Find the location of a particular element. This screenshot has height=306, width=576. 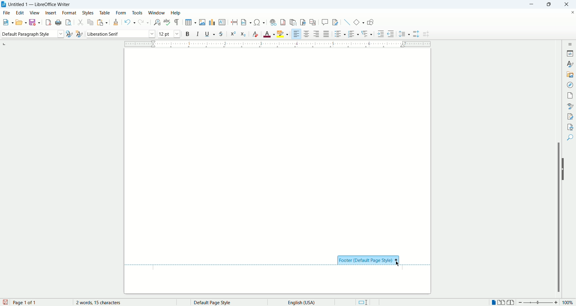

export as pdf is located at coordinates (47, 22).